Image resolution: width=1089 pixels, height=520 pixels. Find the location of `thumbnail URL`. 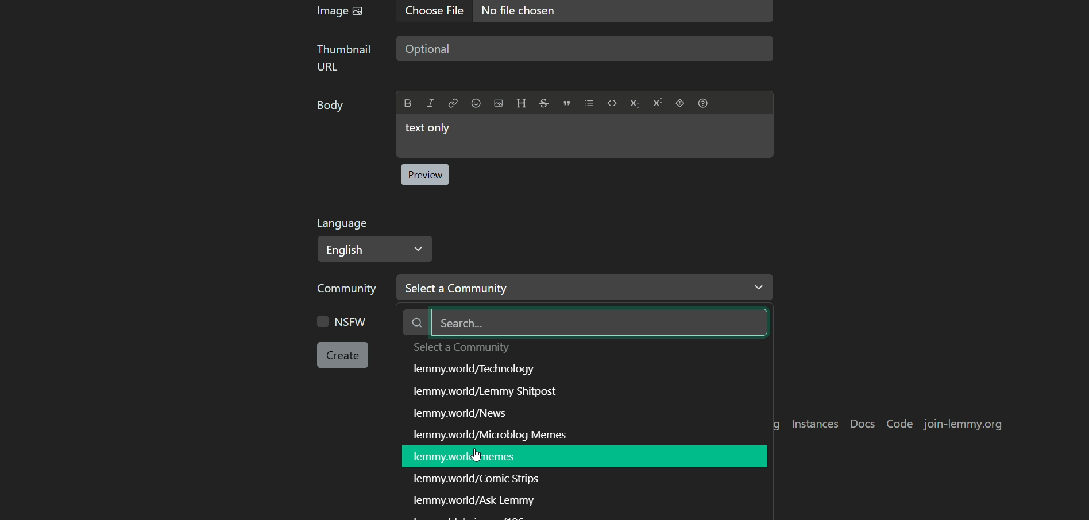

thumbnail URL is located at coordinates (346, 57).